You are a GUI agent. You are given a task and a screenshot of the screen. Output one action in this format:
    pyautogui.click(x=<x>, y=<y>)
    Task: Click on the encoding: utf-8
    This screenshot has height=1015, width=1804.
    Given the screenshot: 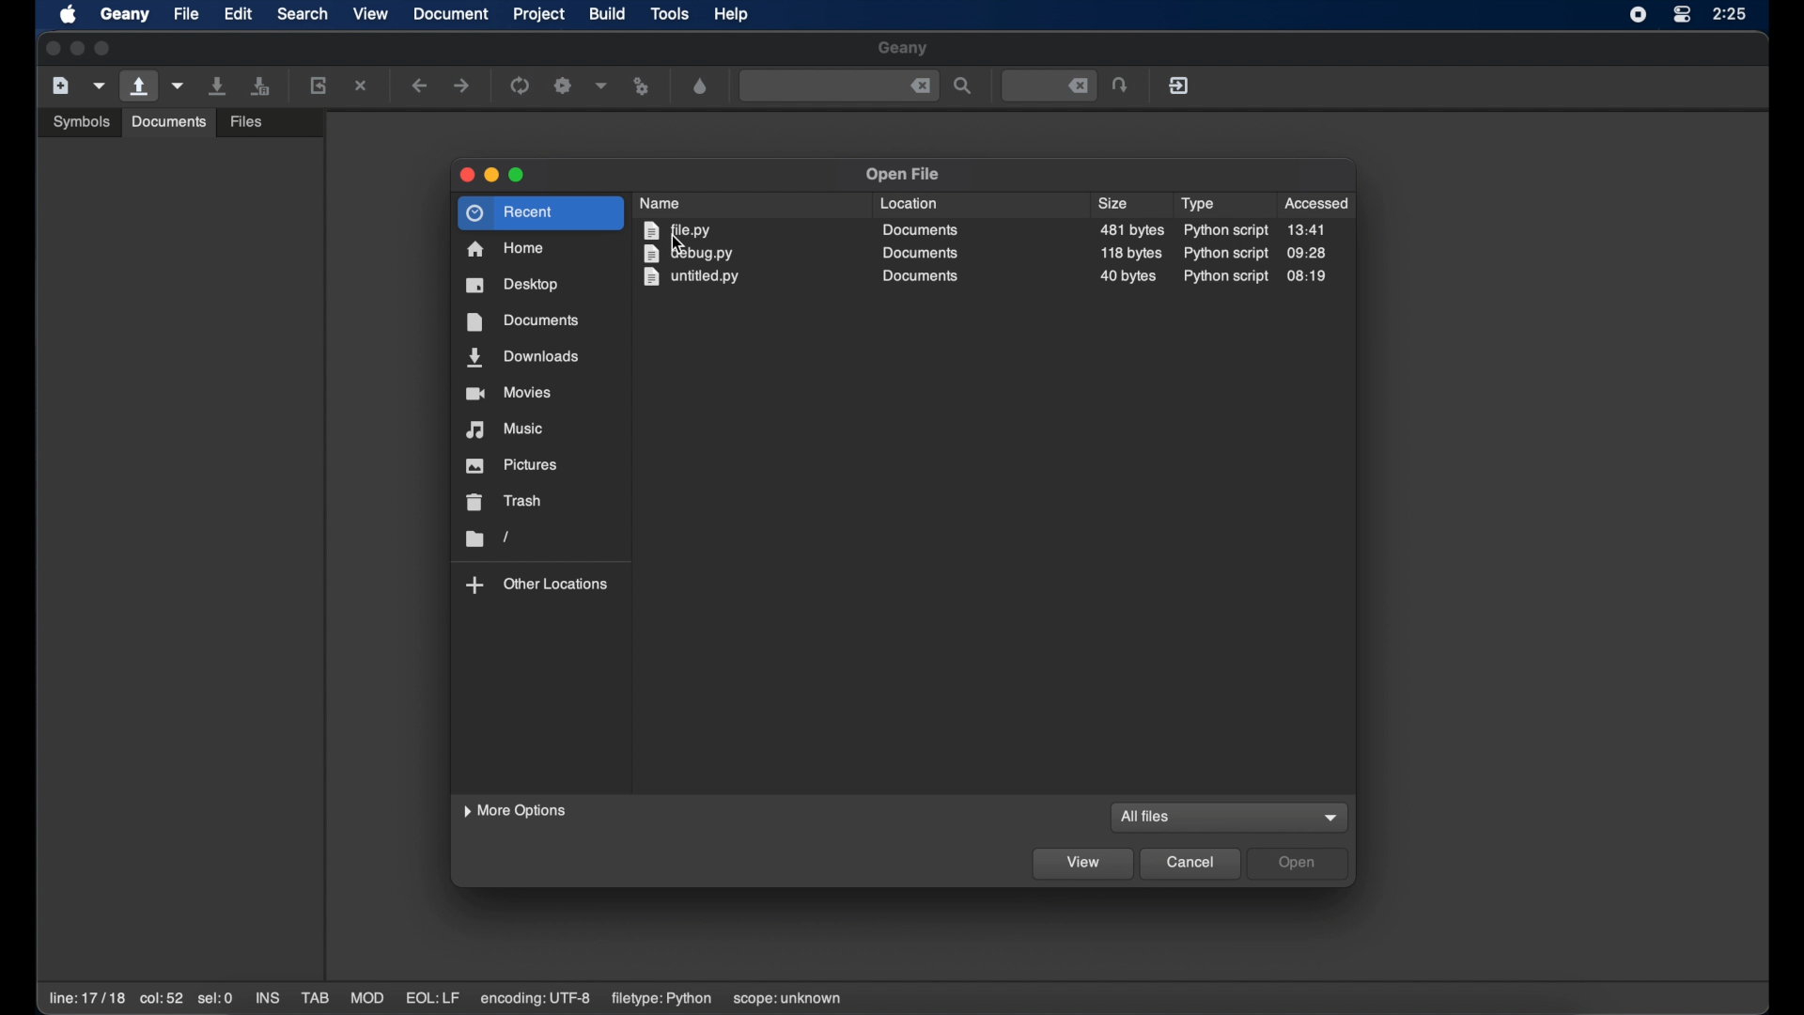 What is the action you would take?
    pyautogui.click(x=537, y=998)
    